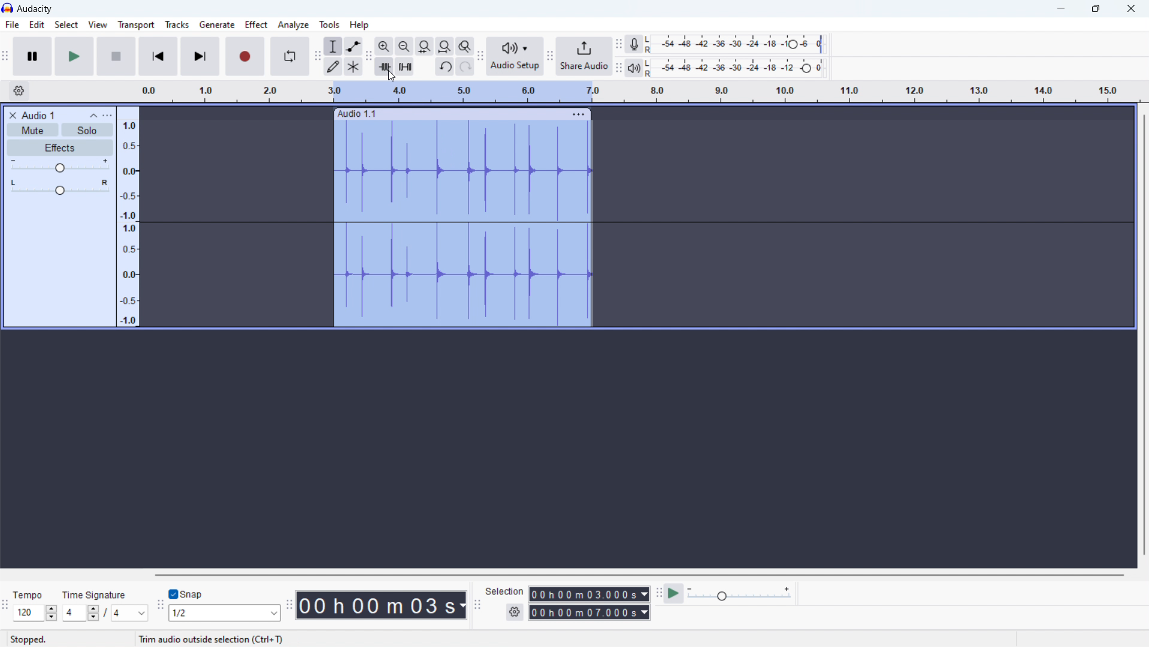  Describe the element at coordinates (370, 57) in the screenshot. I see `edit toolbar` at that location.